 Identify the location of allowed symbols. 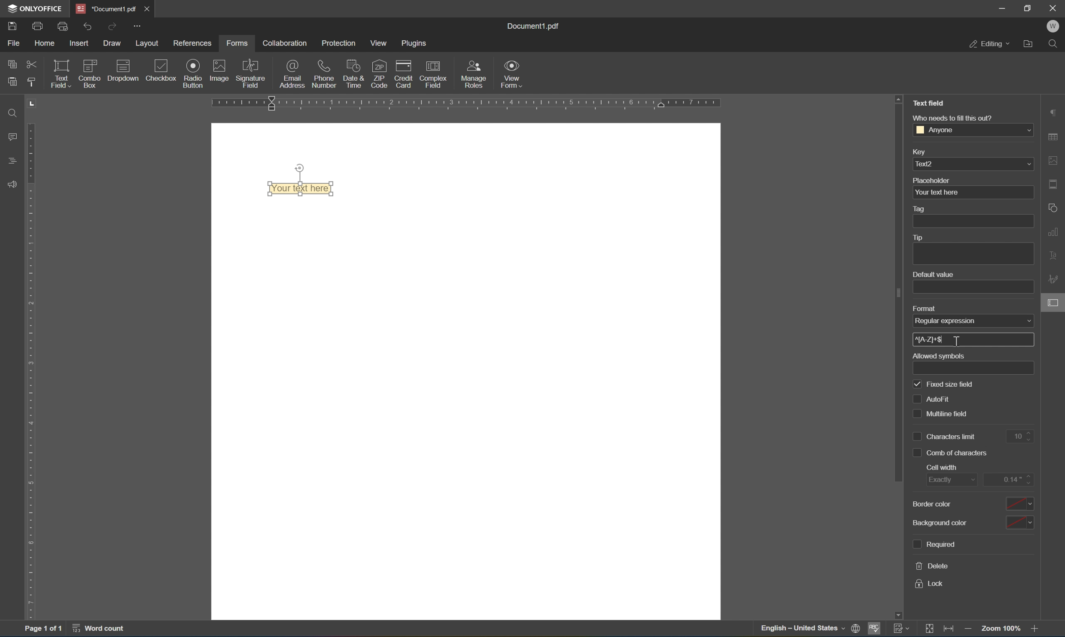
(940, 356).